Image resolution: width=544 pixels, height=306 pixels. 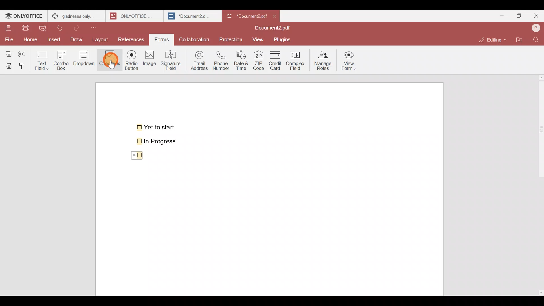 What do you see at coordinates (150, 62) in the screenshot?
I see `Image` at bounding box center [150, 62].